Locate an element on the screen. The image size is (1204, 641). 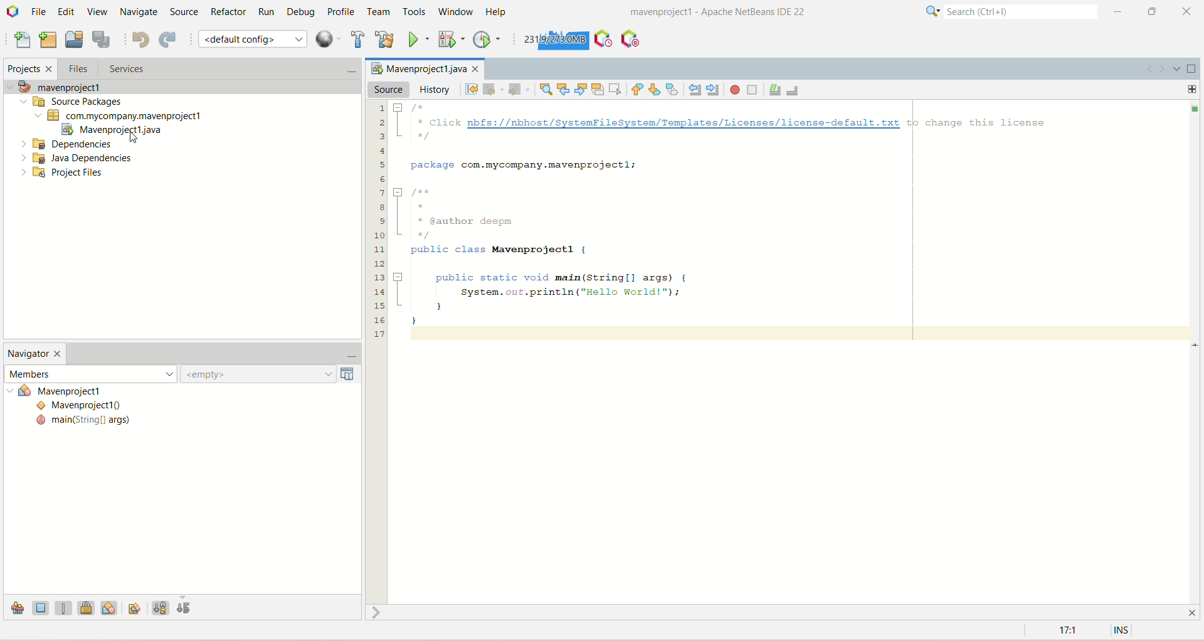
od+ Gauthor deepm*/ public class Mavenproject { is located at coordinates (491, 223).